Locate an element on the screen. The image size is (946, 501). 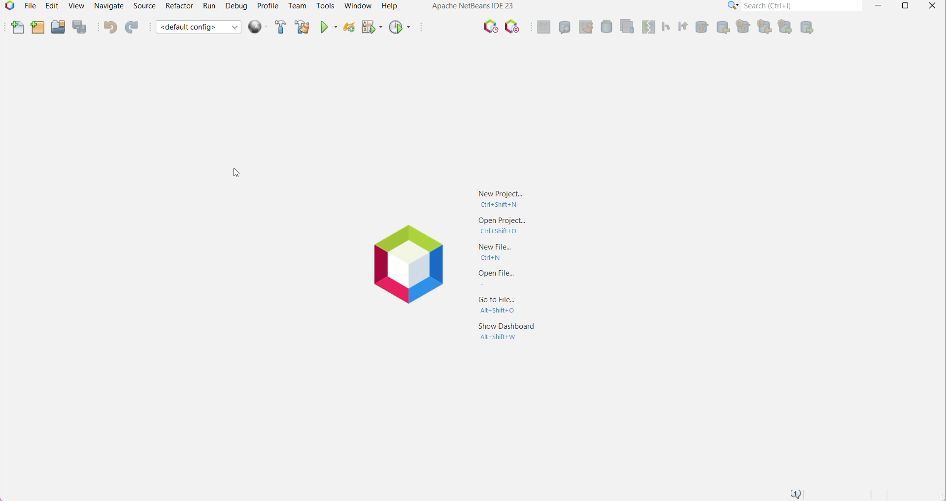
Show Changes is located at coordinates (625, 26).